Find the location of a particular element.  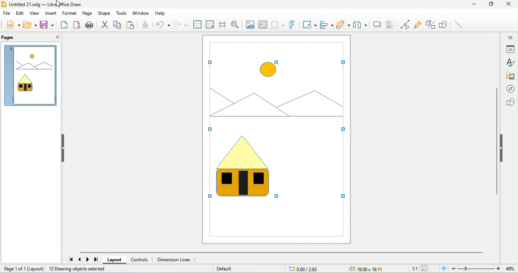

pages is located at coordinates (13, 38).